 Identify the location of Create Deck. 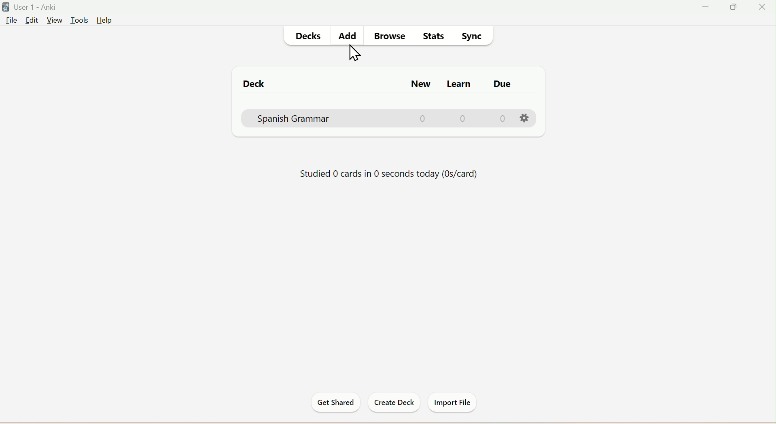
(392, 403).